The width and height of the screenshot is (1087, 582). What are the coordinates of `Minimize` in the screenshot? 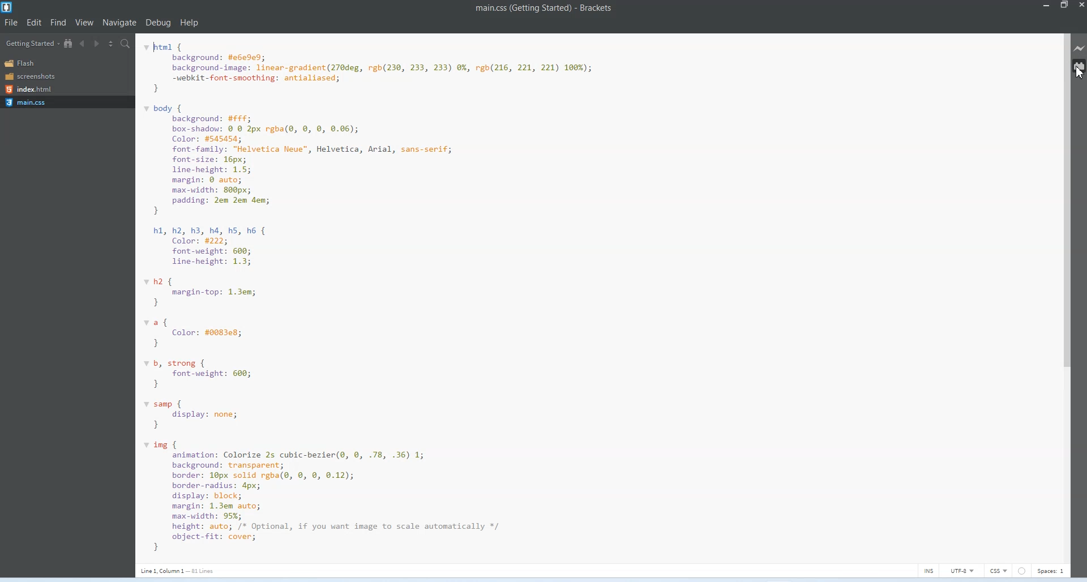 It's located at (1047, 6).